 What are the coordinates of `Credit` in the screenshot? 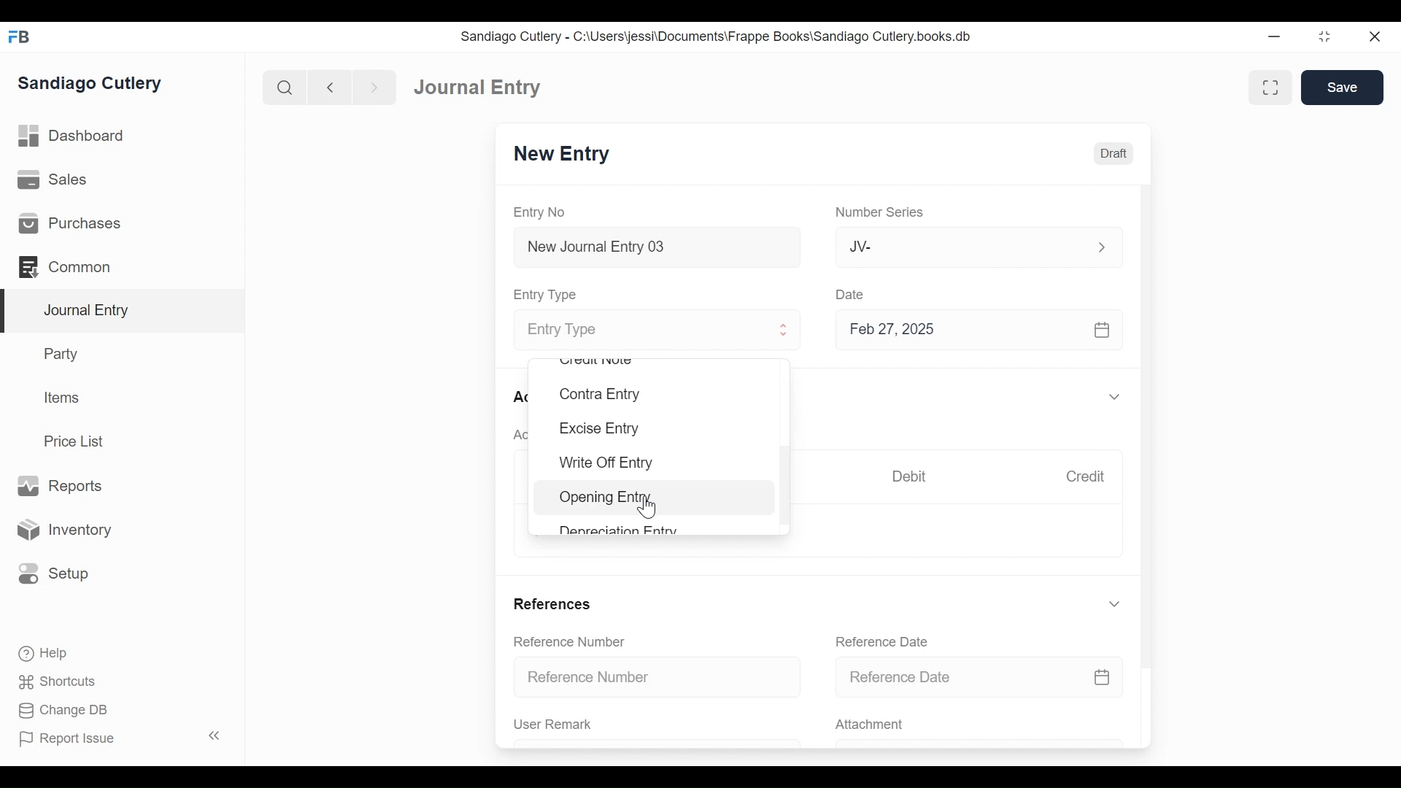 It's located at (1087, 476).